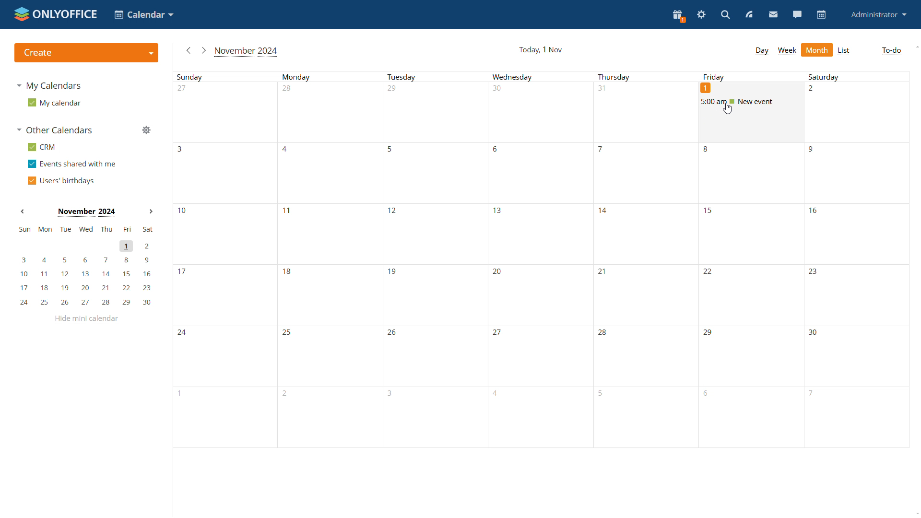 This screenshot has height=518, width=921. Describe the element at coordinates (202, 50) in the screenshot. I see `go to next month` at that location.